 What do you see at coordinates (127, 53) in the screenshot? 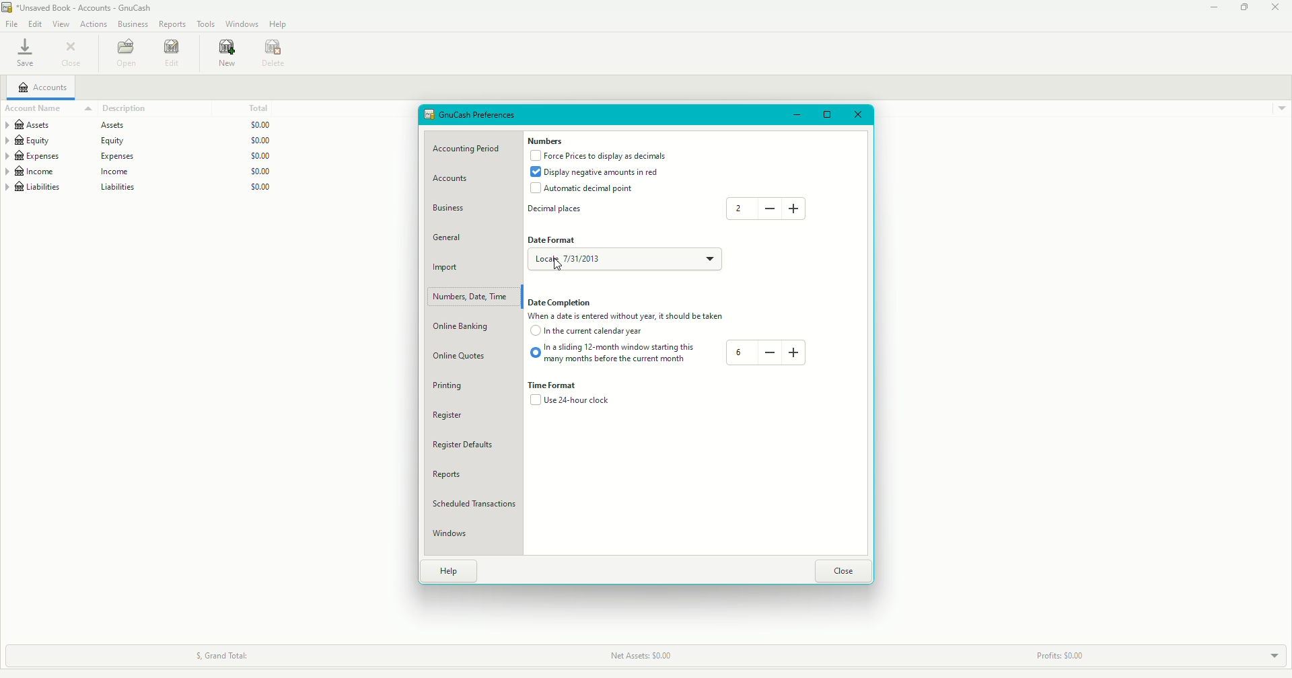
I see `Open` at bounding box center [127, 53].